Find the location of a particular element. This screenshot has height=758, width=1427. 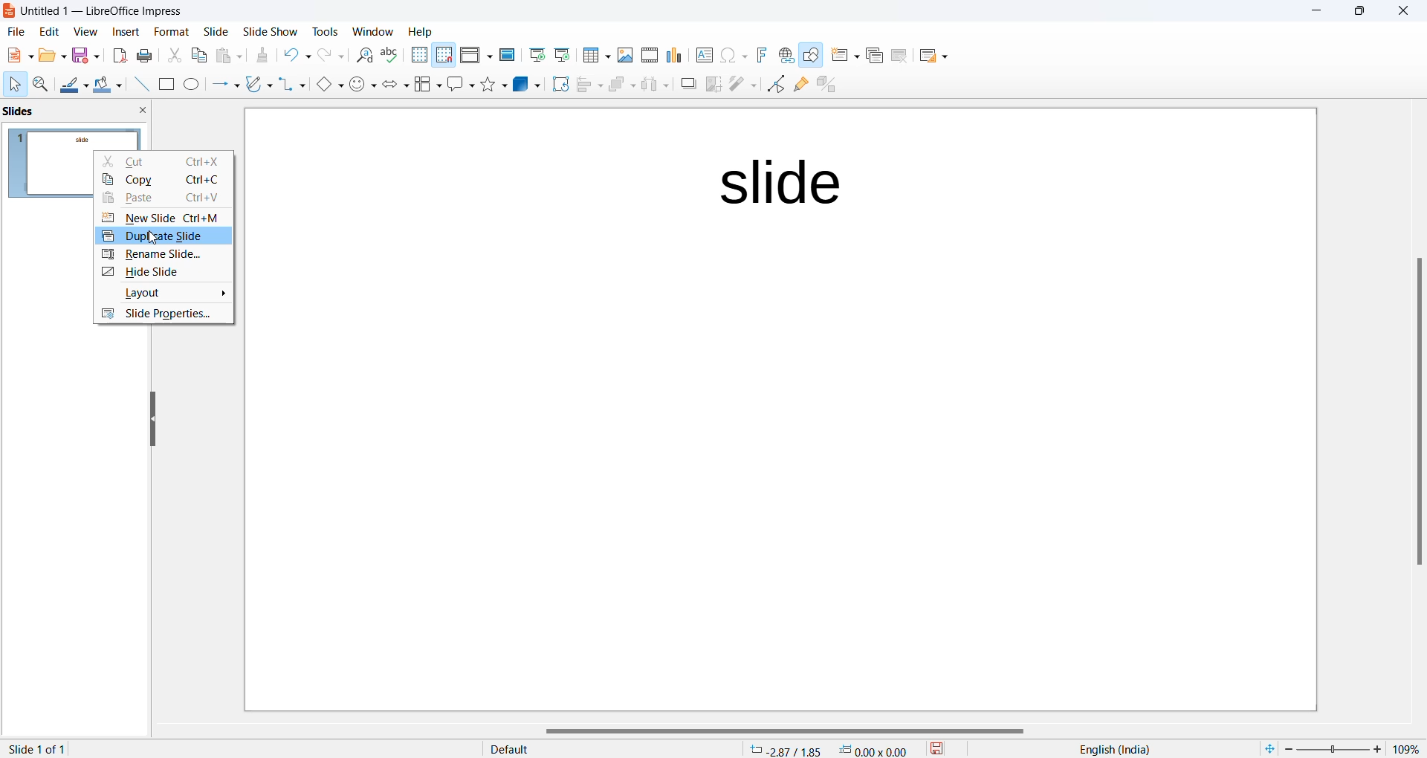

Zoom and pan is located at coordinates (39, 83).